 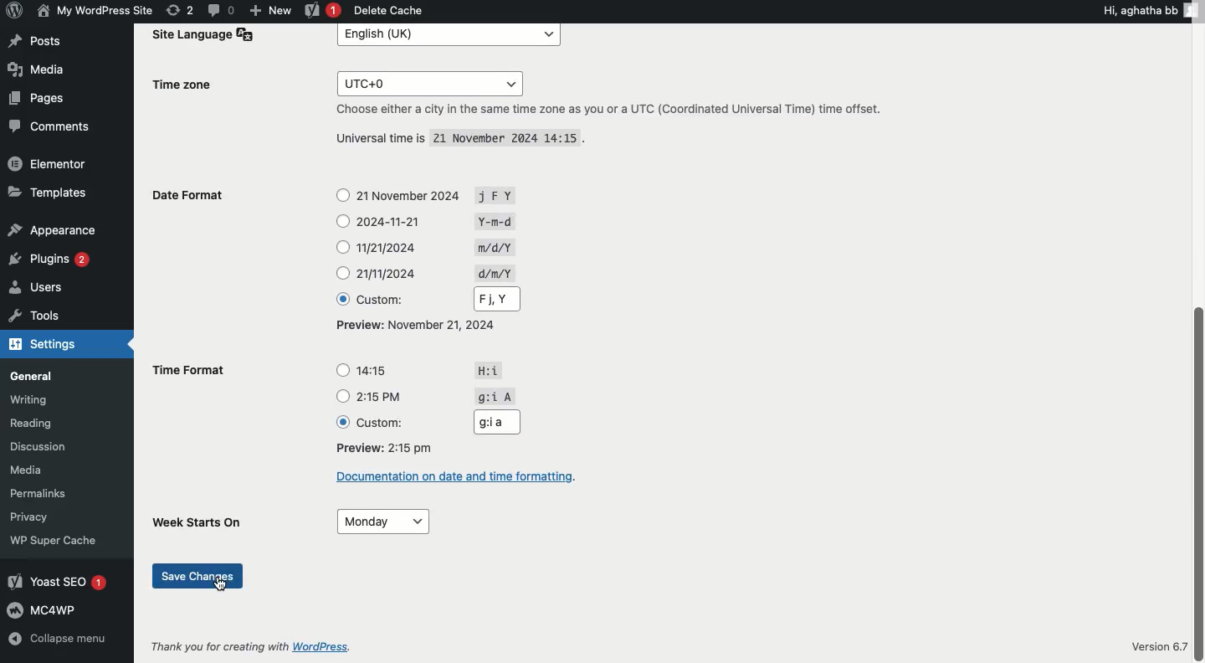 I want to click on  21November2024 J F Y, so click(x=432, y=193).